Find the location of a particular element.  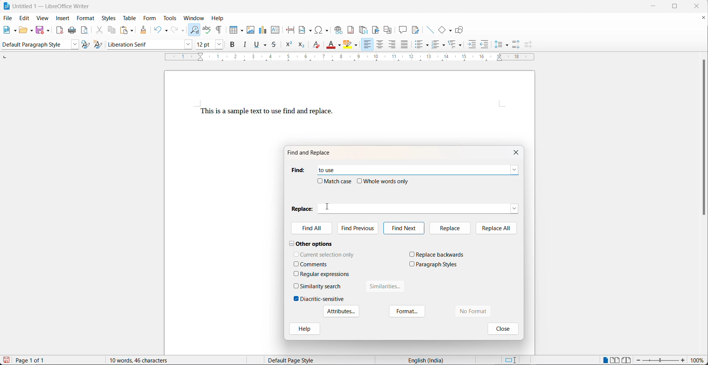

strike through is located at coordinates (275, 45).